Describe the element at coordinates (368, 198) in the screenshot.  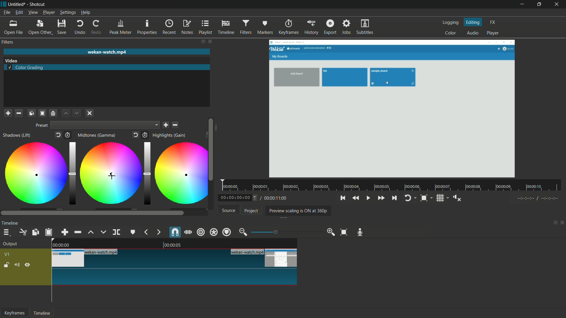
I see `toggle play or pause` at that location.